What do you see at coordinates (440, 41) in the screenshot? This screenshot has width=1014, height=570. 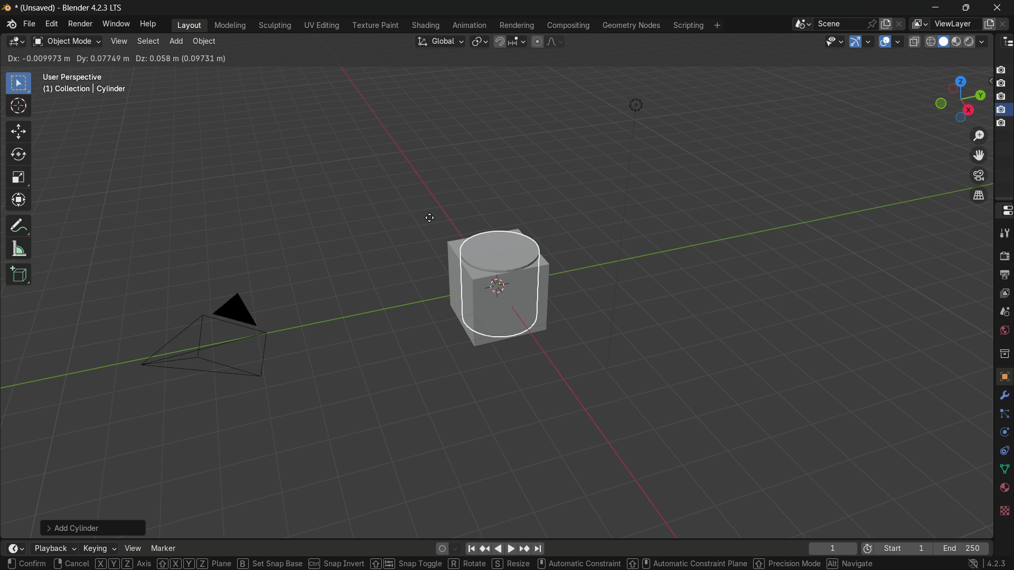 I see `transformation orientation` at bounding box center [440, 41].